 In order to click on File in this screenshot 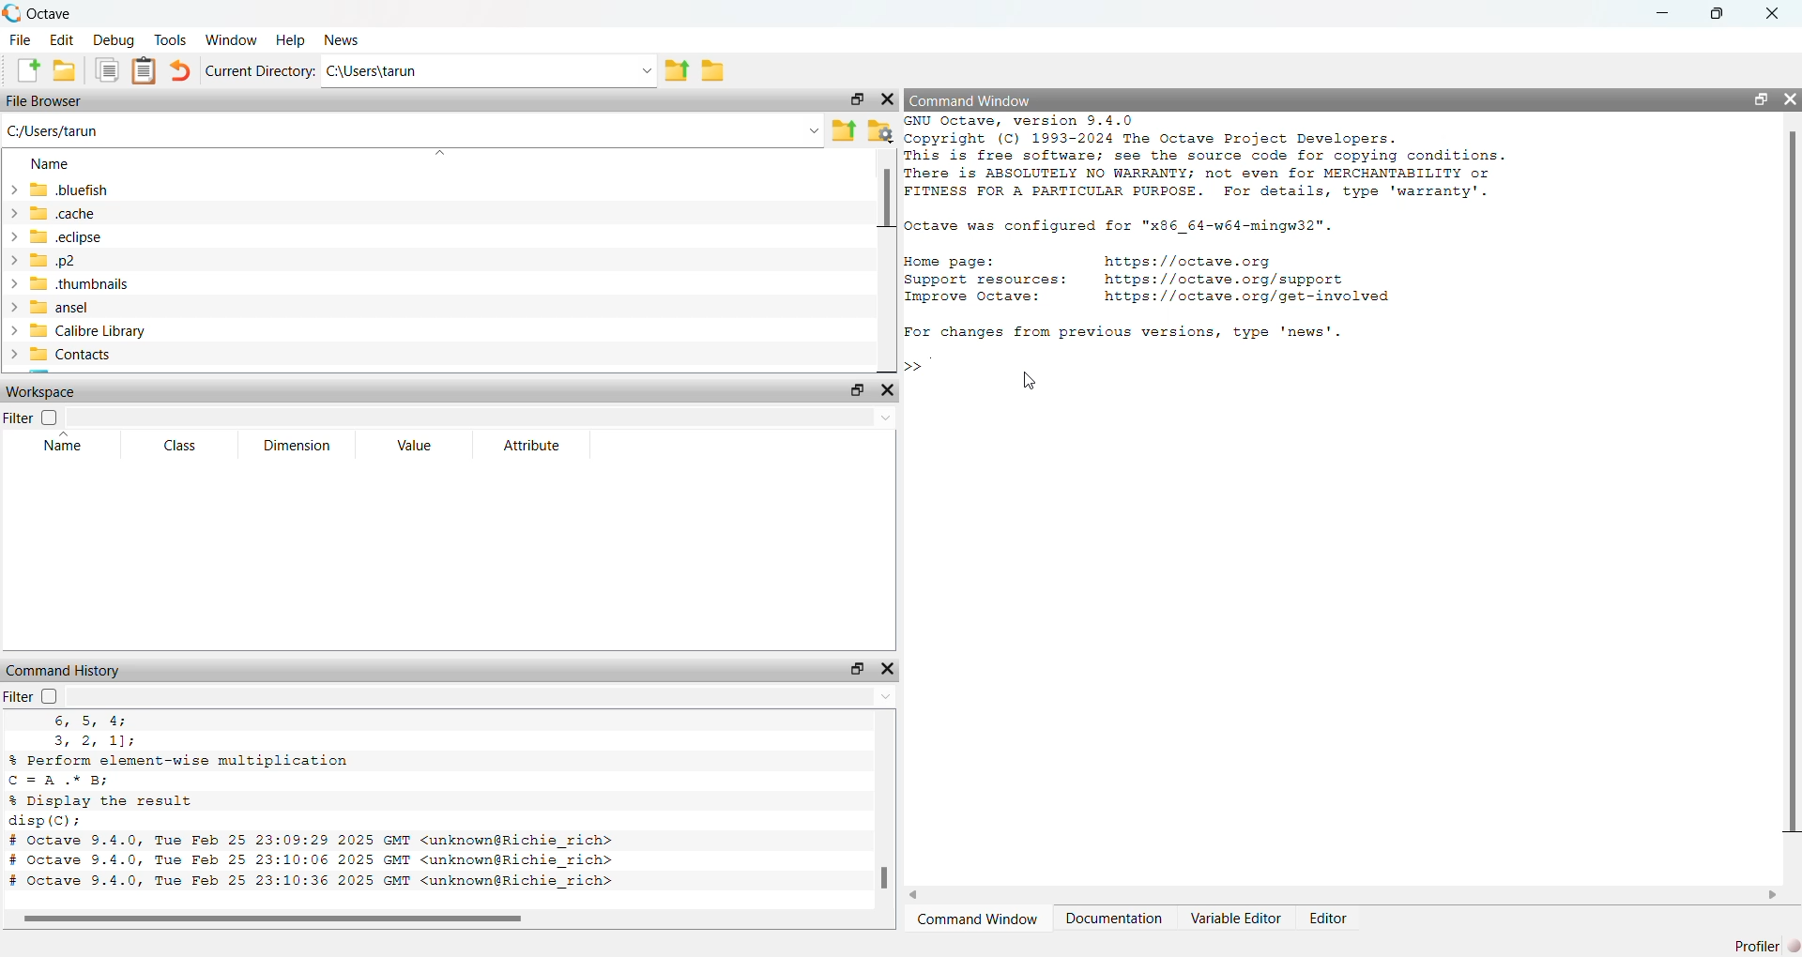, I will do `click(20, 40)`.